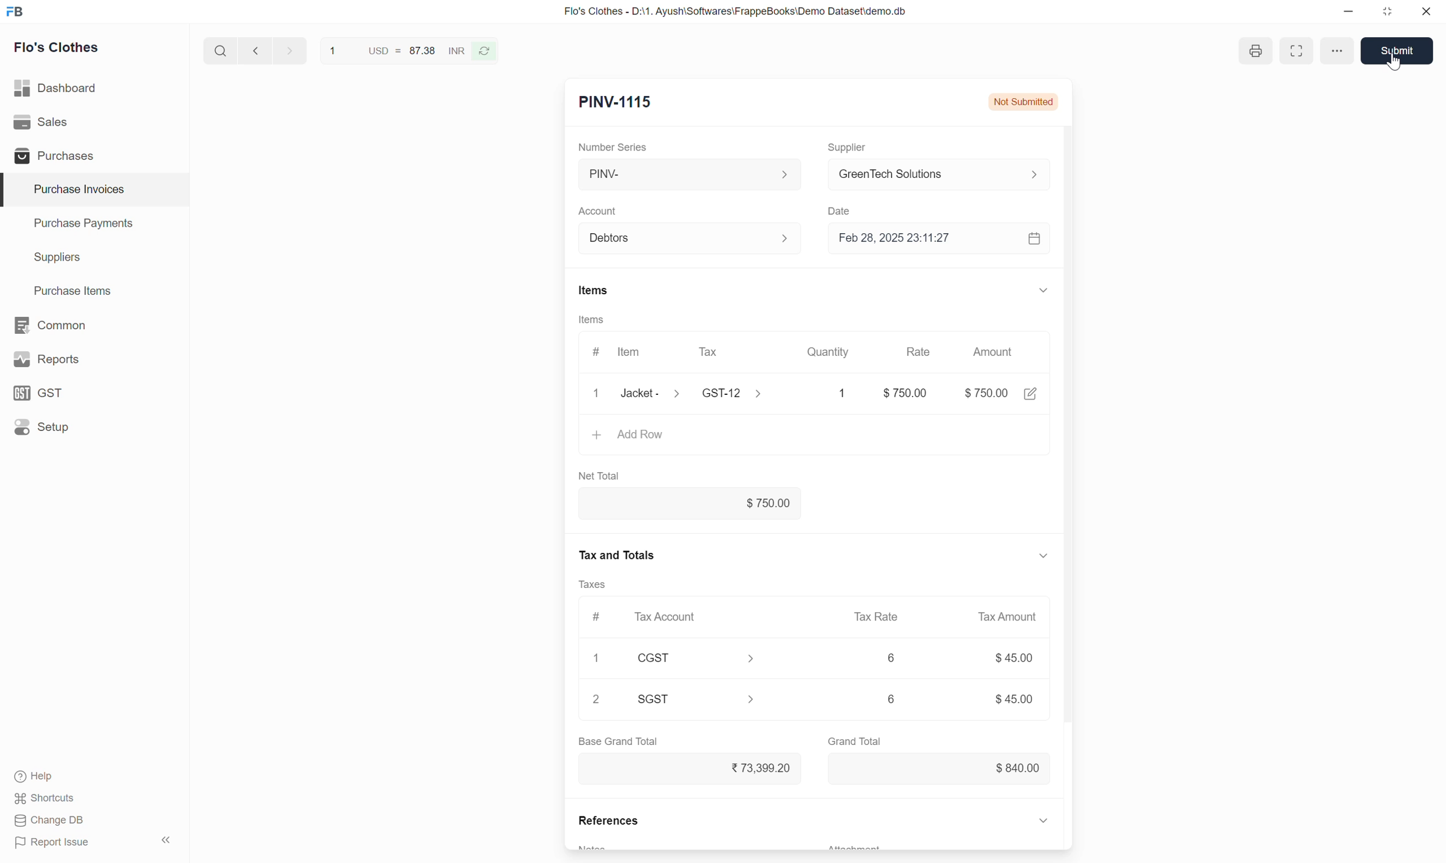  I want to click on Net Total, so click(599, 476).